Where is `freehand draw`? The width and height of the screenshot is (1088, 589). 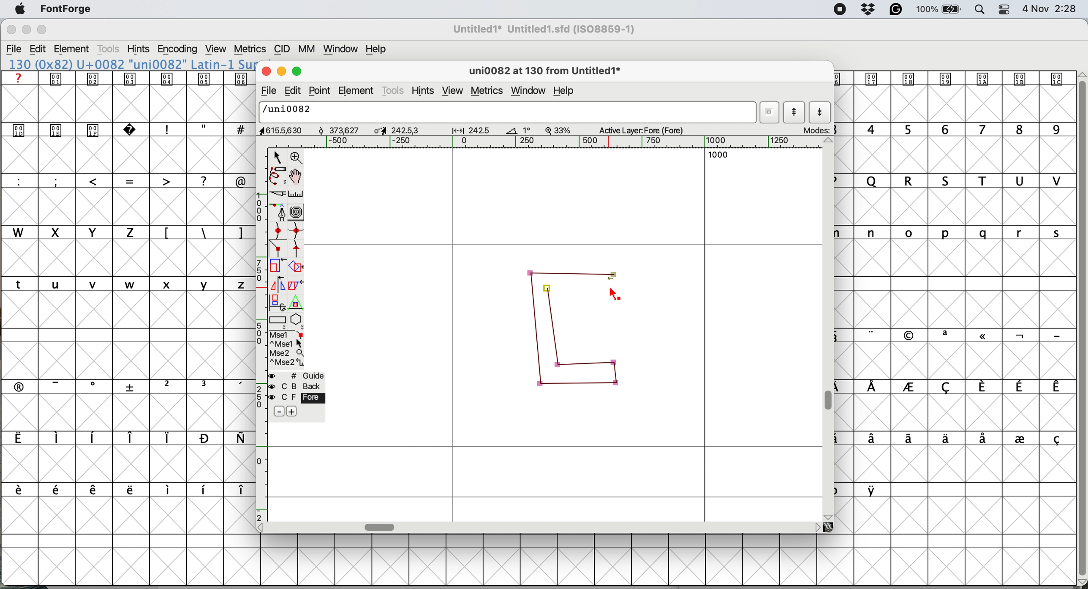 freehand draw is located at coordinates (279, 176).